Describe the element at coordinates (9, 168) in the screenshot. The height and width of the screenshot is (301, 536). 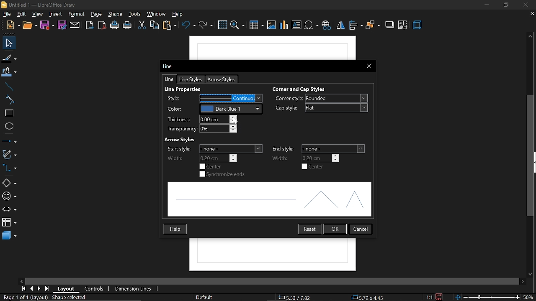
I see `connectors` at that location.